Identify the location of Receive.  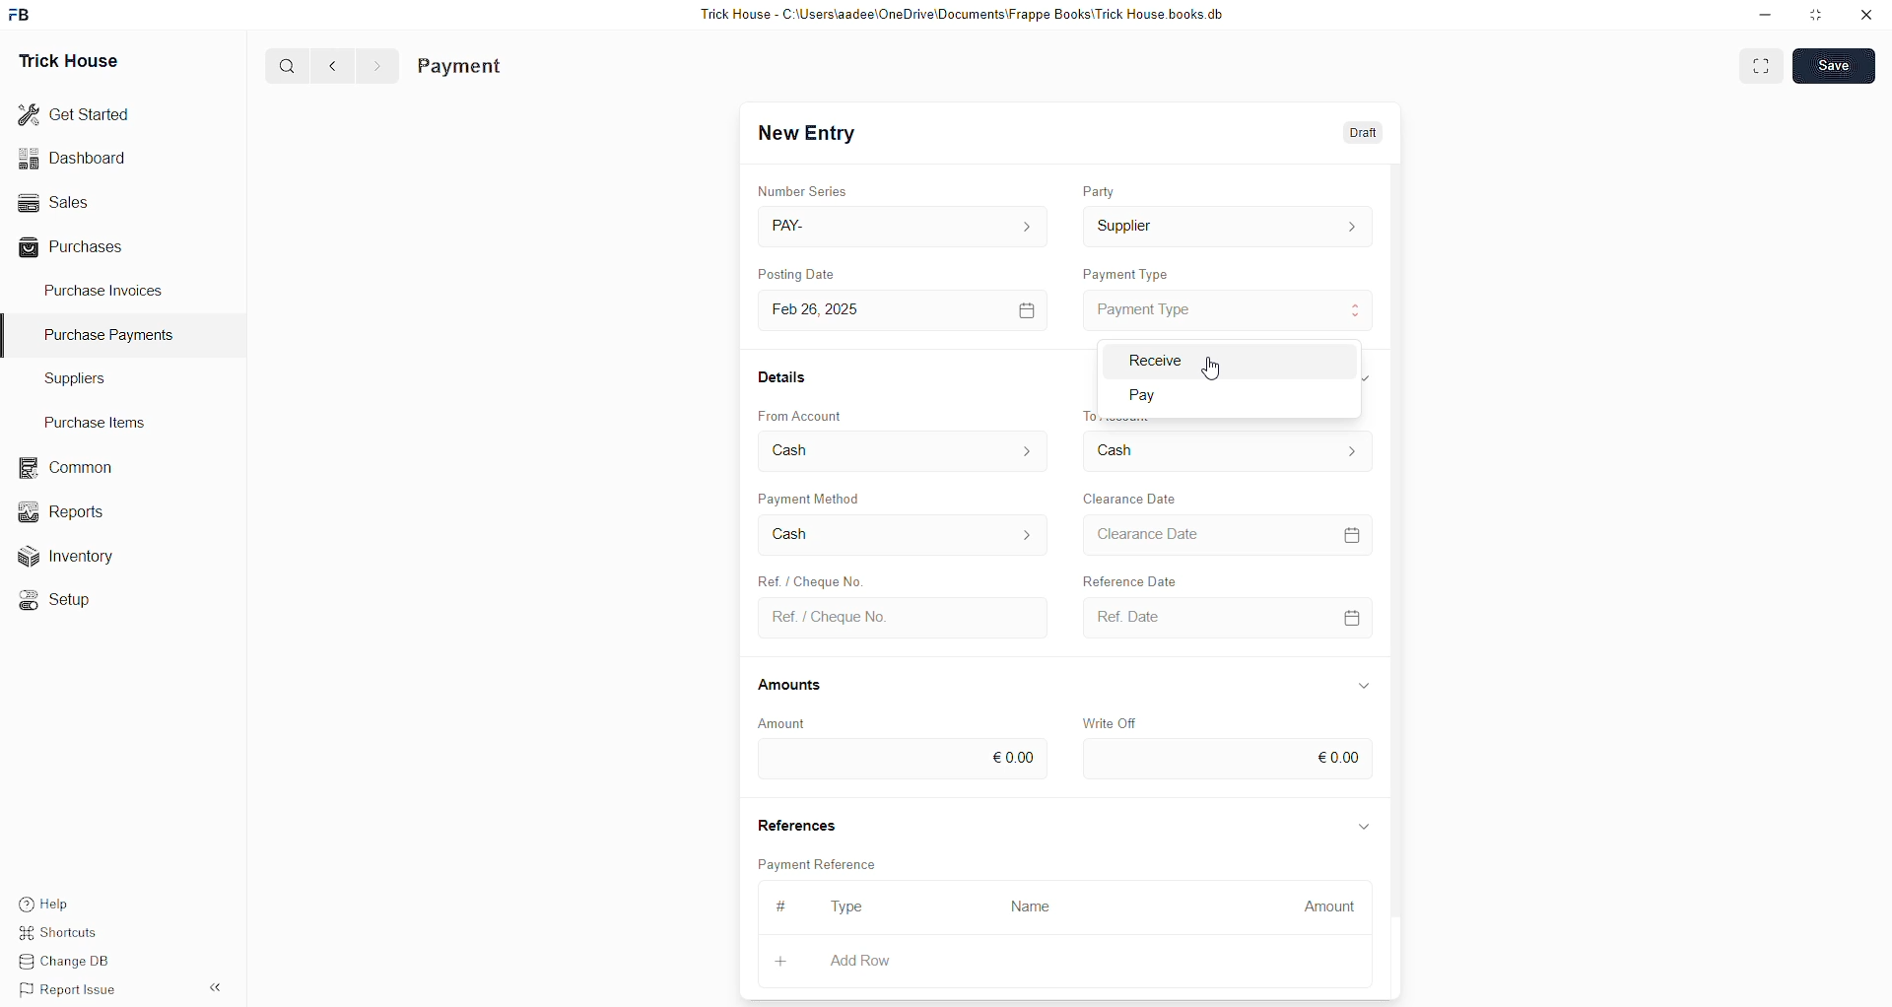
(1154, 360).